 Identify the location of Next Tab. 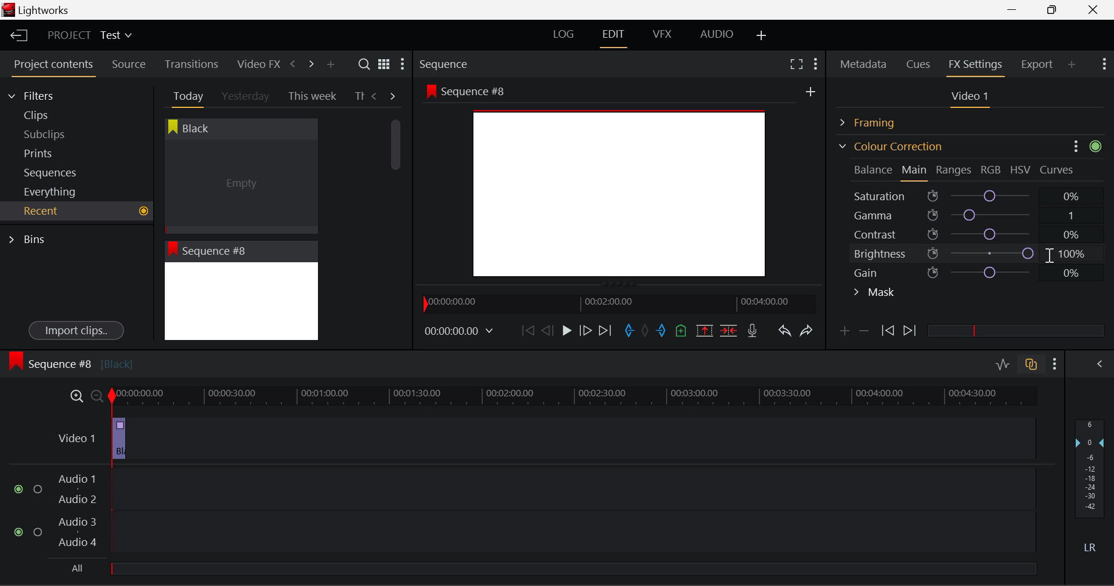
(393, 95).